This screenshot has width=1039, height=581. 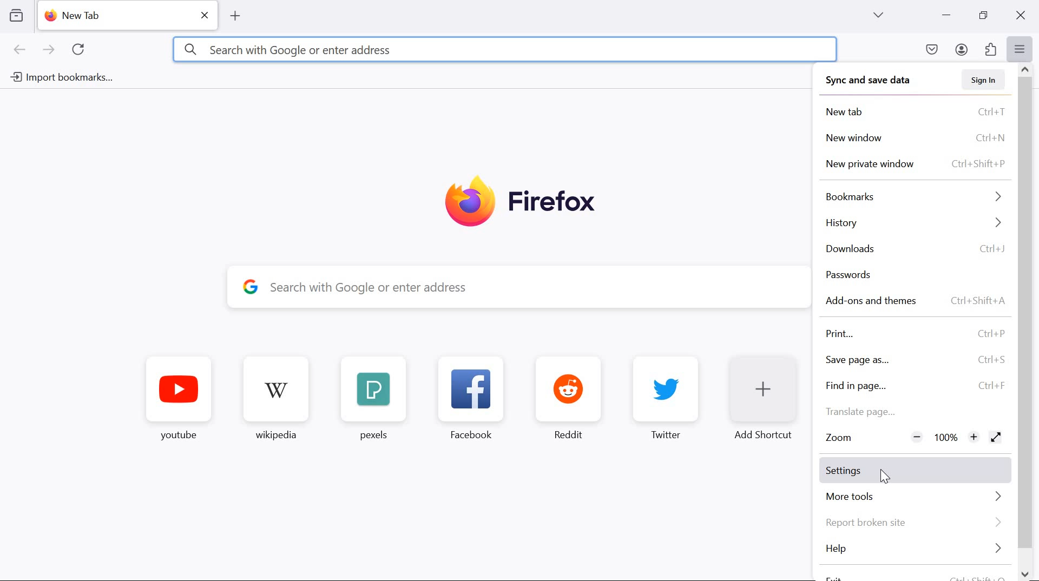 I want to click on view recent browsing across windows, so click(x=16, y=14).